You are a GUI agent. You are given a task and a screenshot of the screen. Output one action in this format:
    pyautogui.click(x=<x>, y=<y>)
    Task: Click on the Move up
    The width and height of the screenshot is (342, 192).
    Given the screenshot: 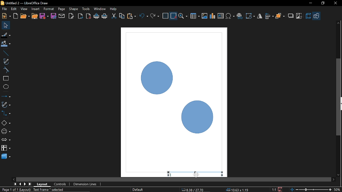 What is the action you would take?
    pyautogui.click(x=338, y=23)
    